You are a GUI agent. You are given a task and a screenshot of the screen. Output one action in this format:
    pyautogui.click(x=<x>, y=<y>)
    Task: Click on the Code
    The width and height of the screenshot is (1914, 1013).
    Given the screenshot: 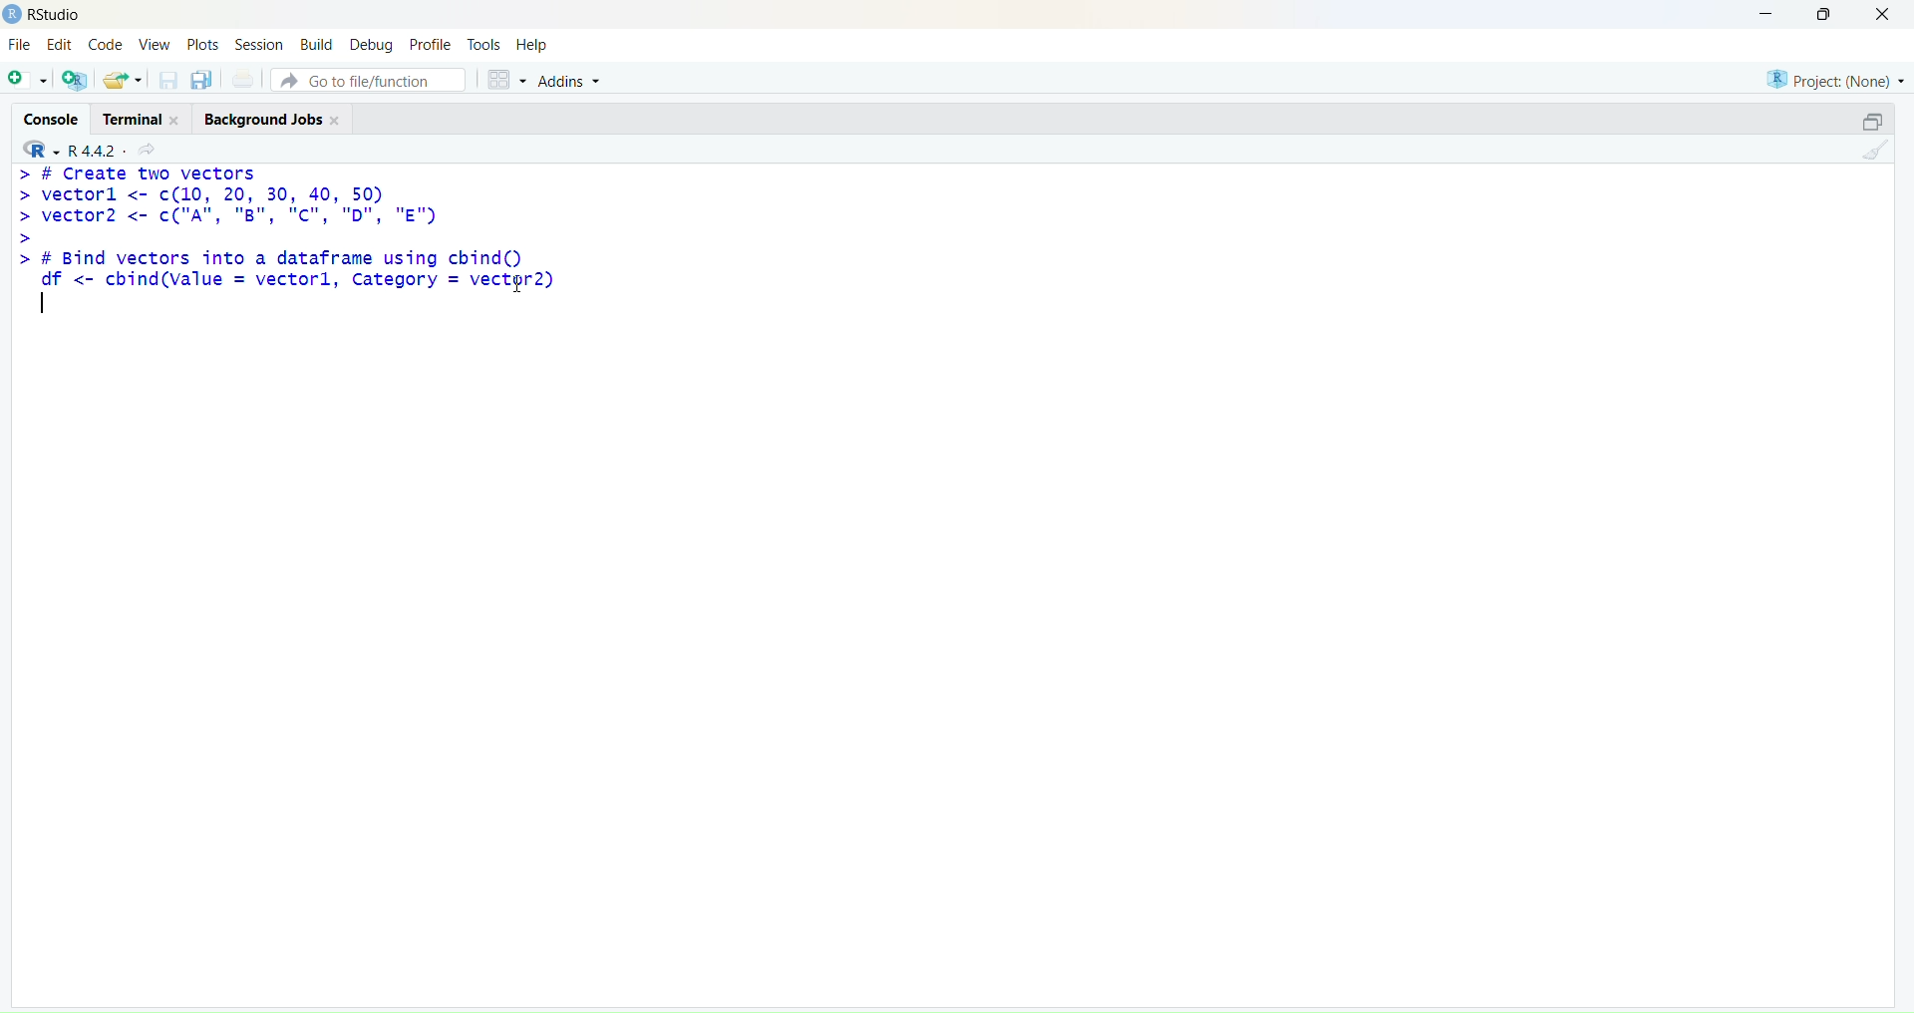 What is the action you would take?
    pyautogui.click(x=107, y=43)
    